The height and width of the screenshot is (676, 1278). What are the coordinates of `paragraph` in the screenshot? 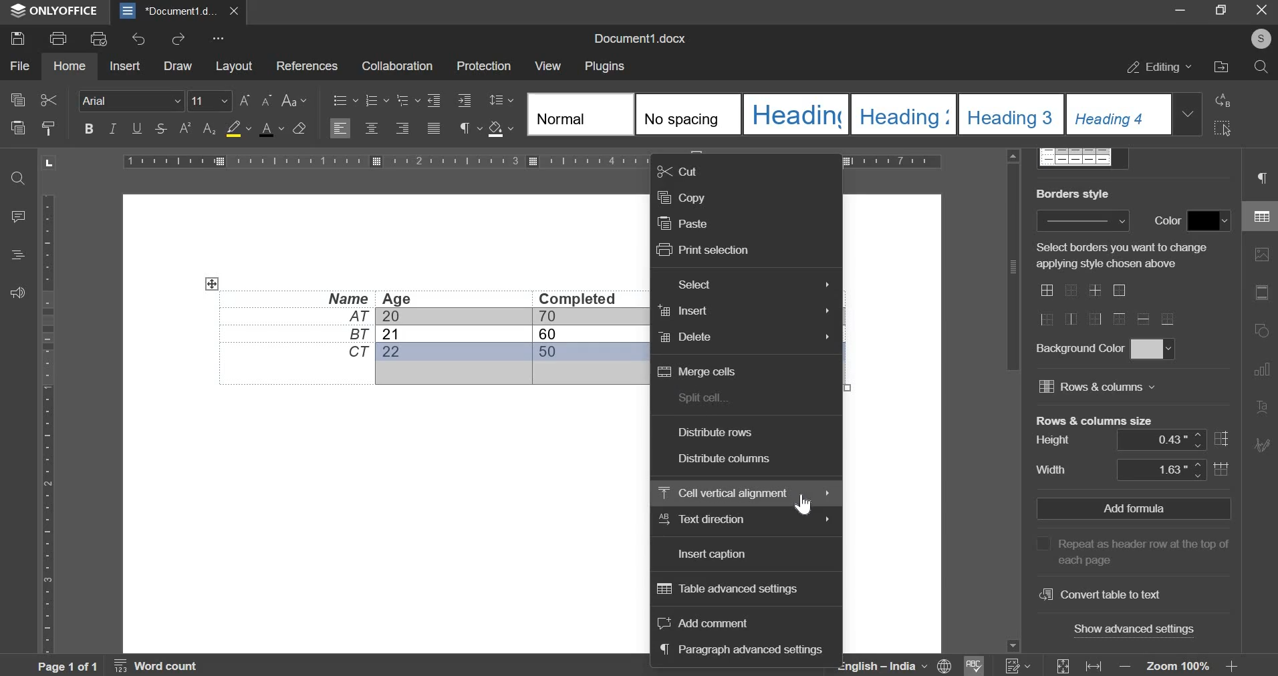 It's located at (1261, 174).